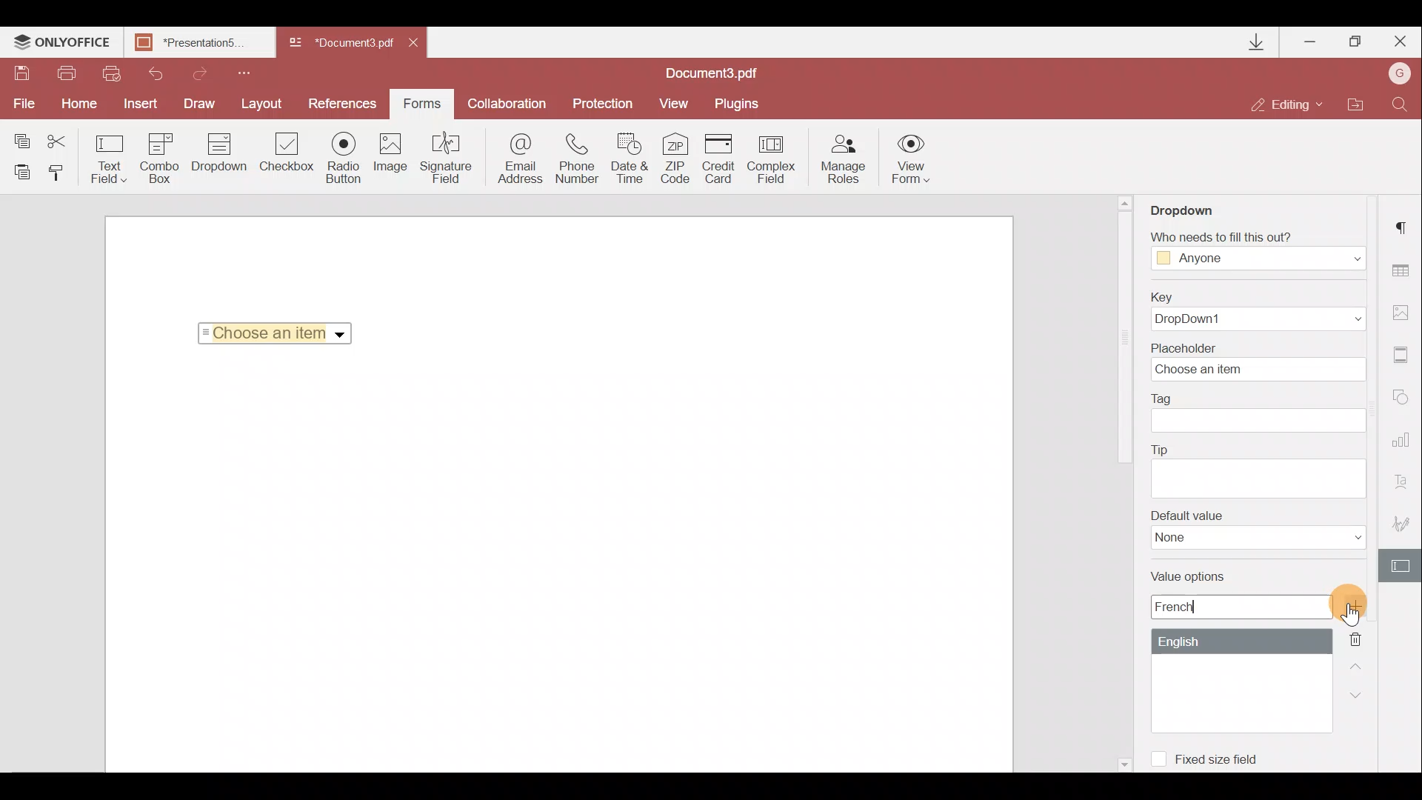 The height and width of the screenshot is (800, 1422). What do you see at coordinates (1312, 39) in the screenshot?
I see `Minimize` at bounding box center [1312, 39].